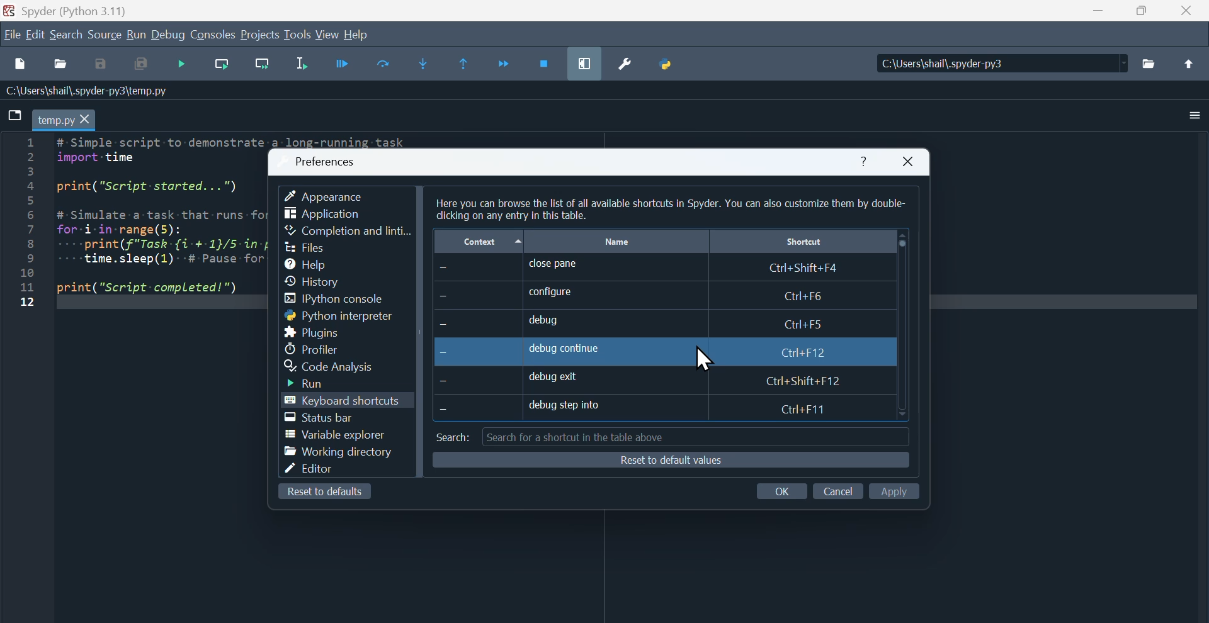 This screenshot has width=1209, height=623. What do you see at coordinates (343, 66) in the screenshot?
I see `Run file` at bounding box center [343, 66].